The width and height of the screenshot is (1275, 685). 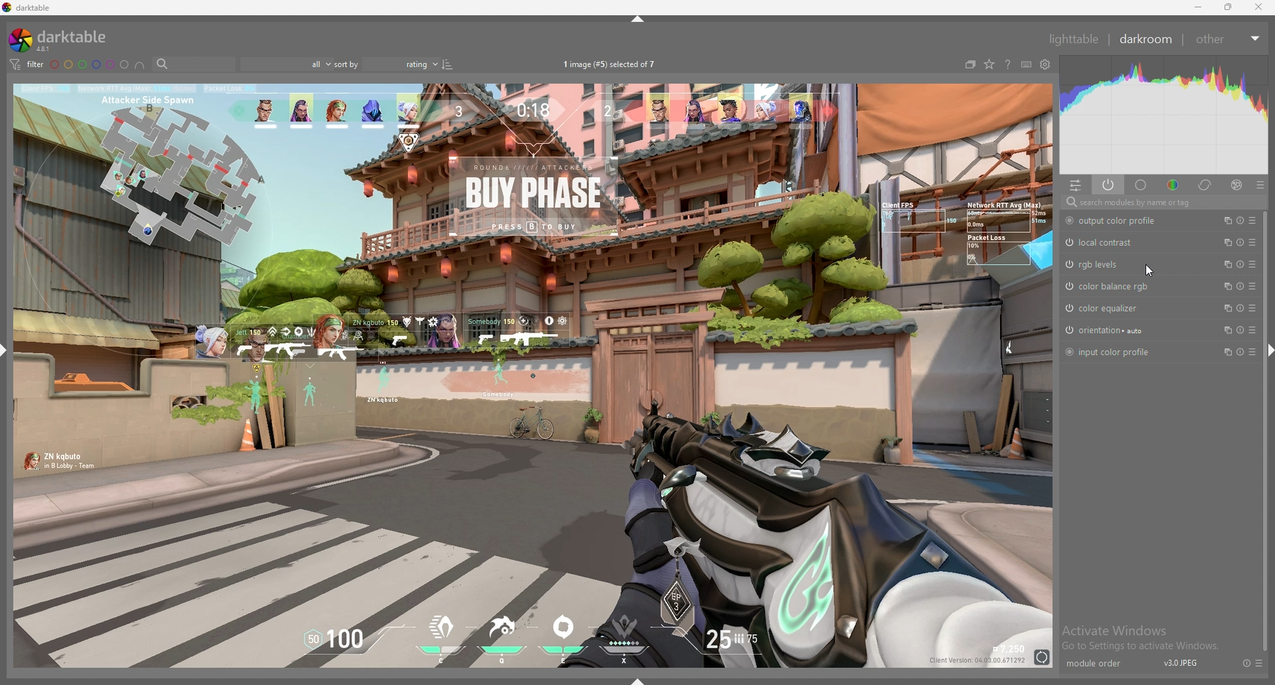 I want to click on hide, so click(x=1272, y=350).